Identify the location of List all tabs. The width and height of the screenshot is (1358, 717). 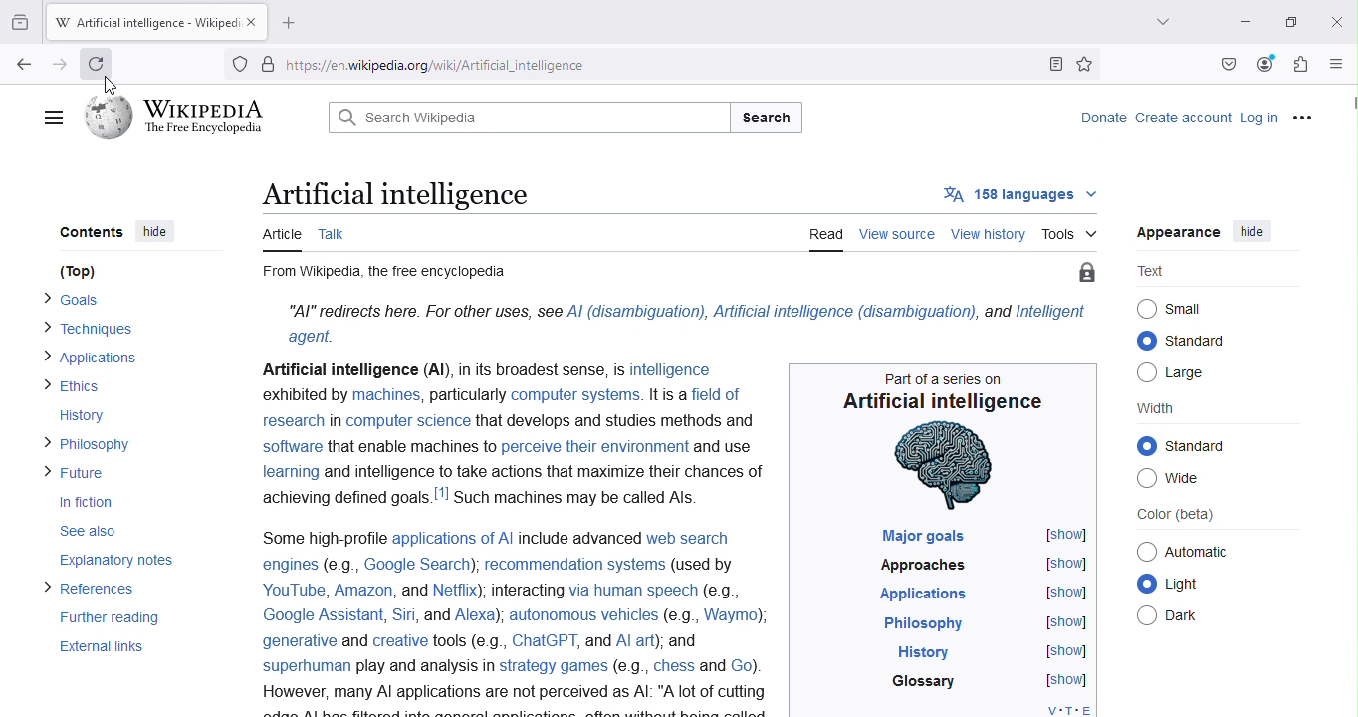
(1154, 26).